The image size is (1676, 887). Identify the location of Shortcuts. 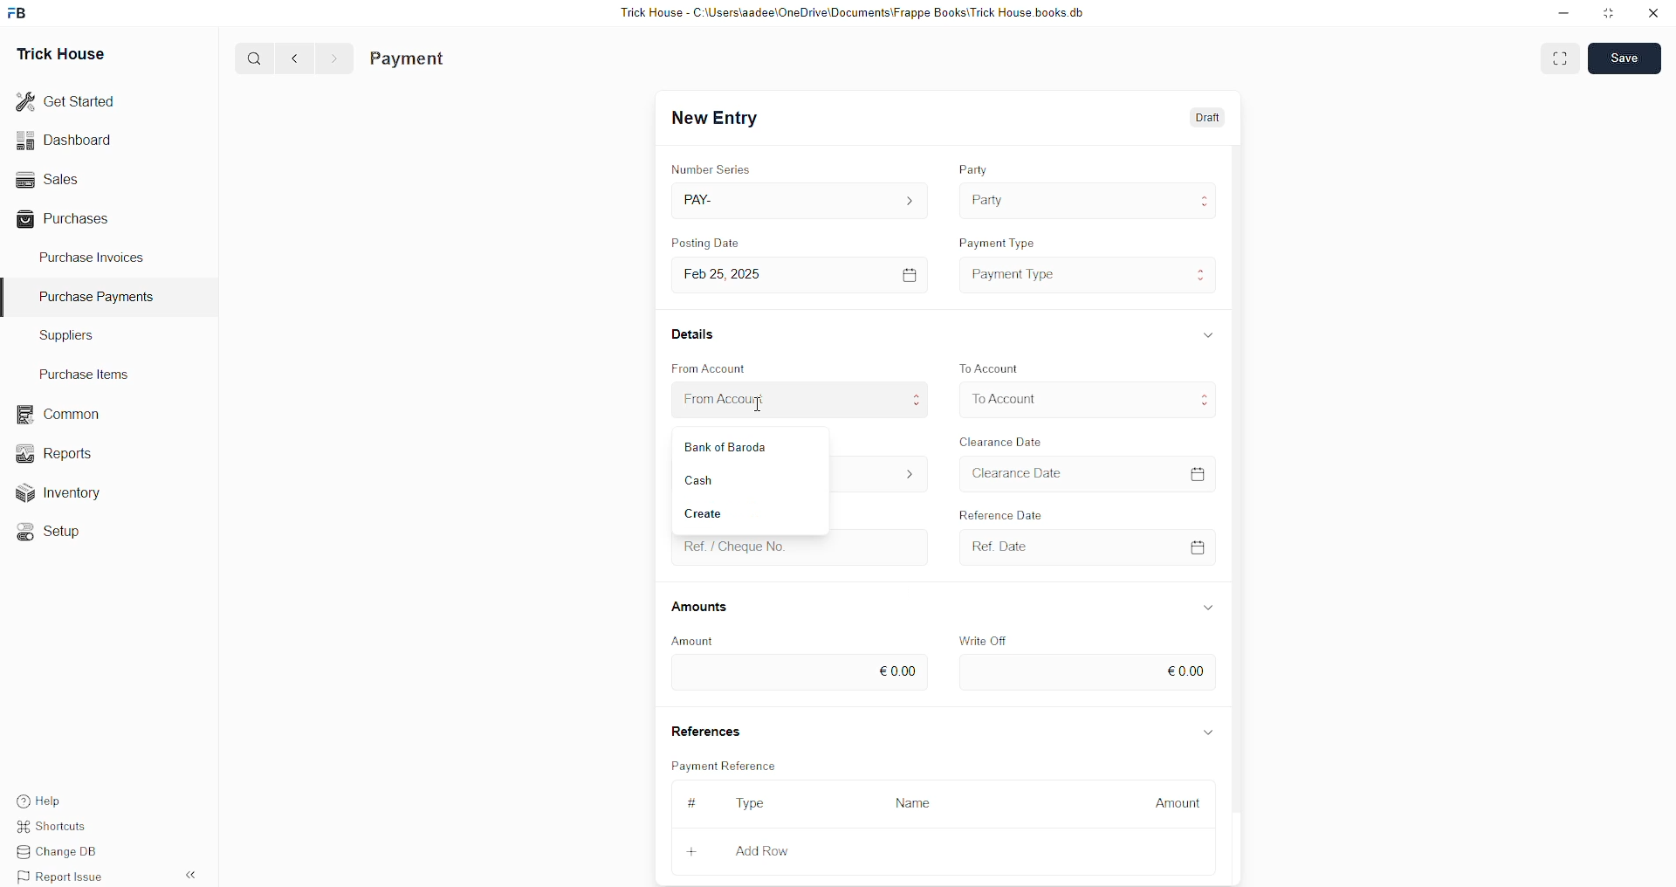
(62, 829).